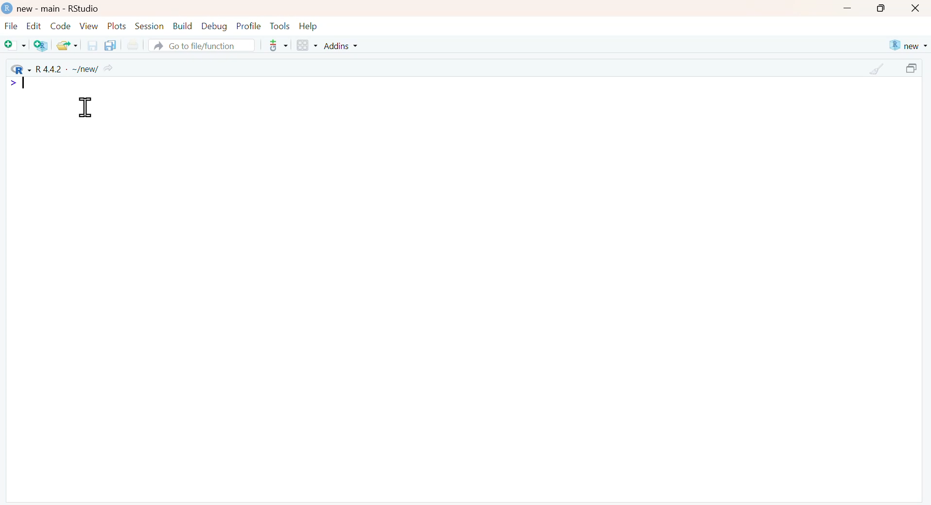  Describe the element at coordinates (117, 26) in the screenshot. I see `Plots` at that location.